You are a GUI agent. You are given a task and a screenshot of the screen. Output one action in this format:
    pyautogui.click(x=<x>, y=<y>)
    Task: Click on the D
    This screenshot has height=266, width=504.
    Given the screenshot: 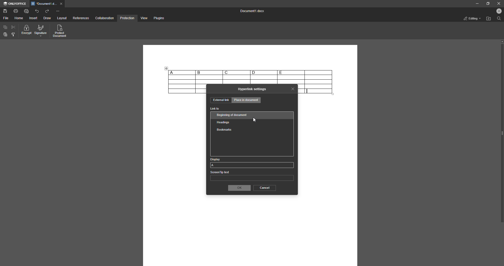 What is the action you would take?
    pyautogui.click(x=264, y=72)
    